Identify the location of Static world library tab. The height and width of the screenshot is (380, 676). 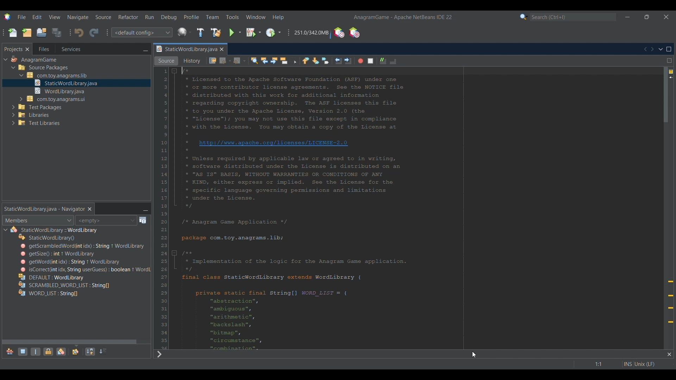
(44, 209).